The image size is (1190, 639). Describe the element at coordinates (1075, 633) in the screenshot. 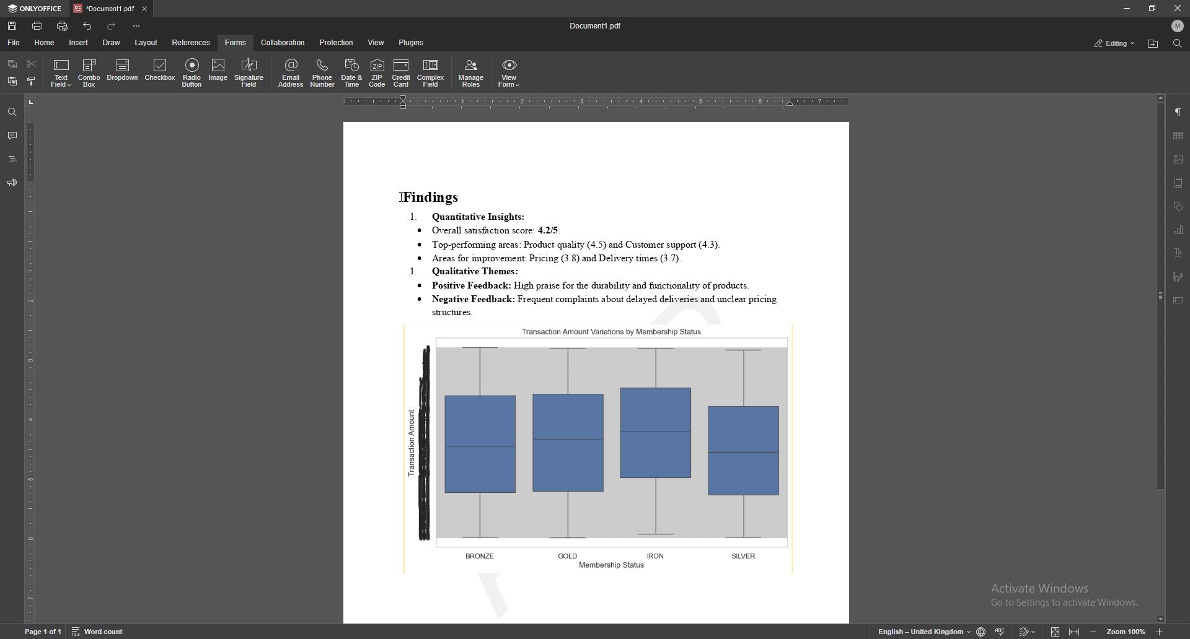

I see `fit to width` at that location.